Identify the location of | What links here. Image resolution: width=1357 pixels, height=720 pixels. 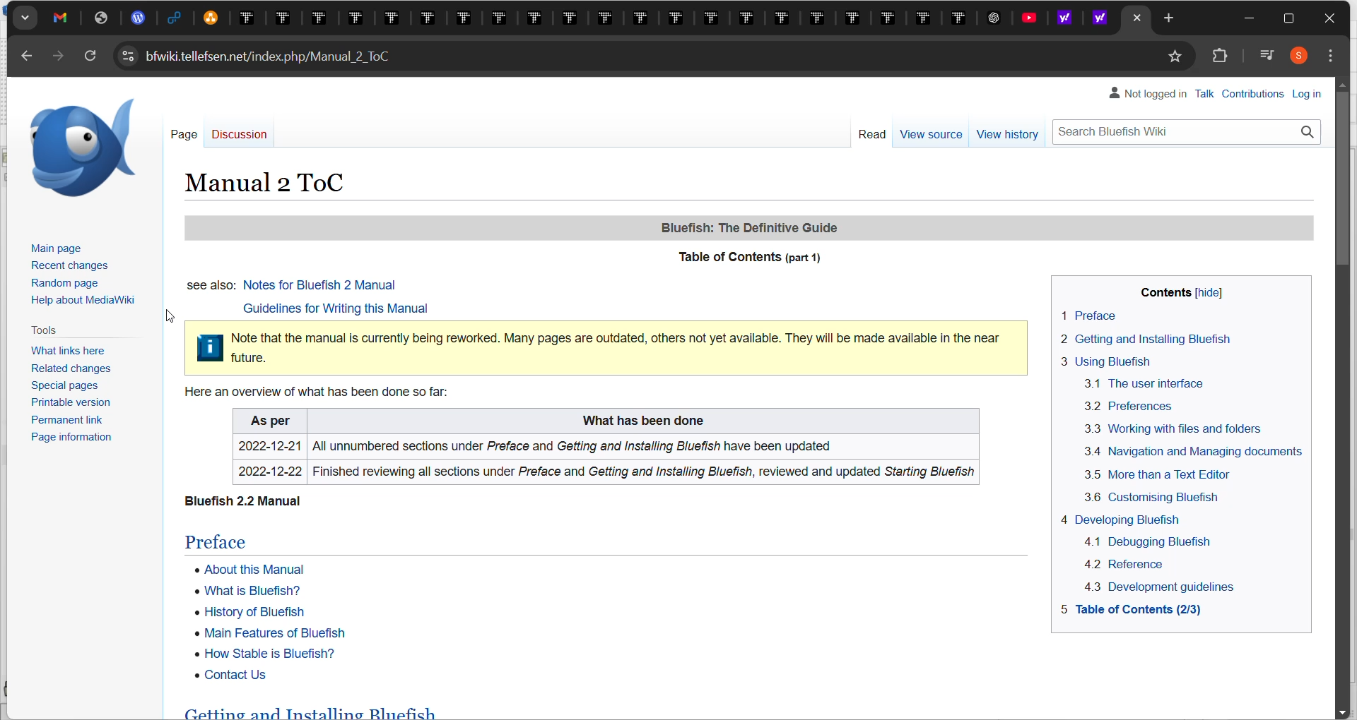
(60, 349).